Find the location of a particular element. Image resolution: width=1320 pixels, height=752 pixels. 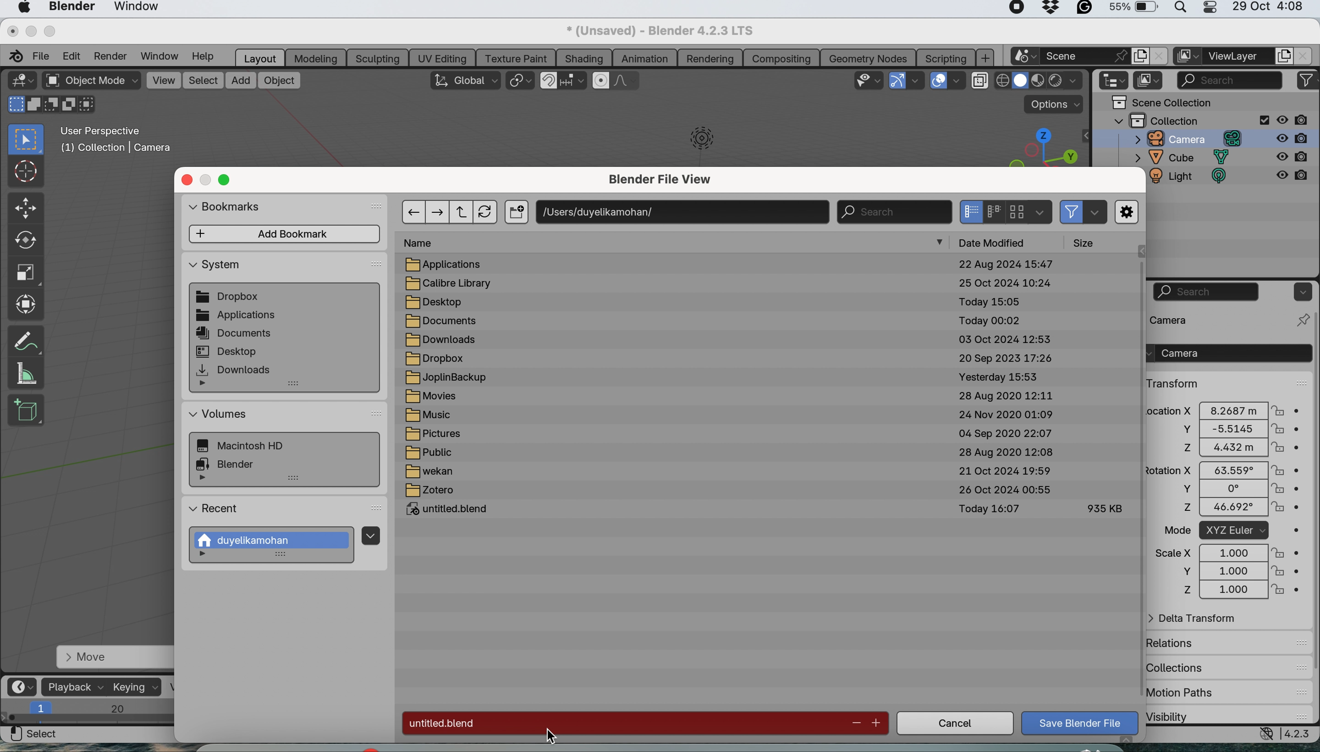

more is located at coordinates (207, 556).